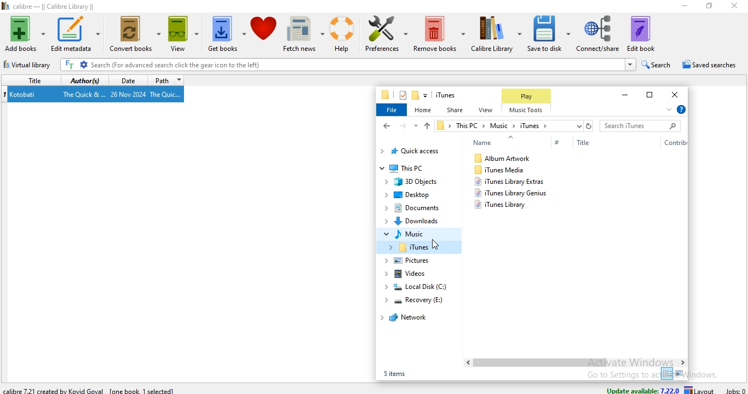  I want to click on Search (For advanced search click the gear icon to the left), so click(348, 65).